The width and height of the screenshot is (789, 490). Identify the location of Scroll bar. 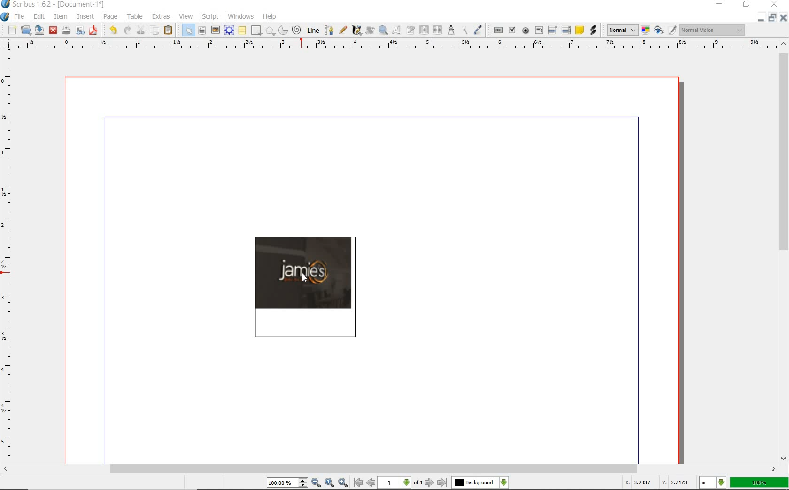
(390, 468).